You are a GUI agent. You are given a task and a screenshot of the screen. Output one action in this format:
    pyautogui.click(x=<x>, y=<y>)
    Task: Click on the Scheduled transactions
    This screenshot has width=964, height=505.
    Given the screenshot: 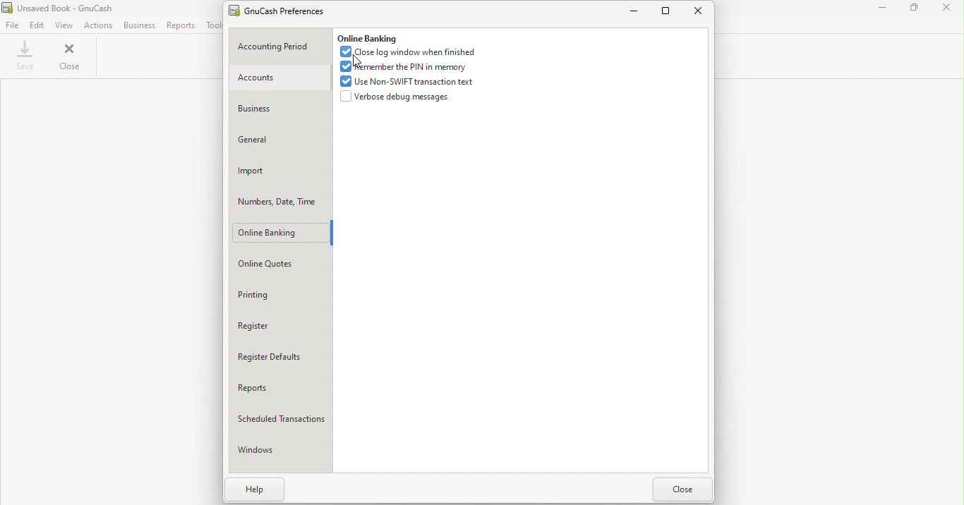 What is the action you would take?
    pyautogui.click(x=282, y=419)
    